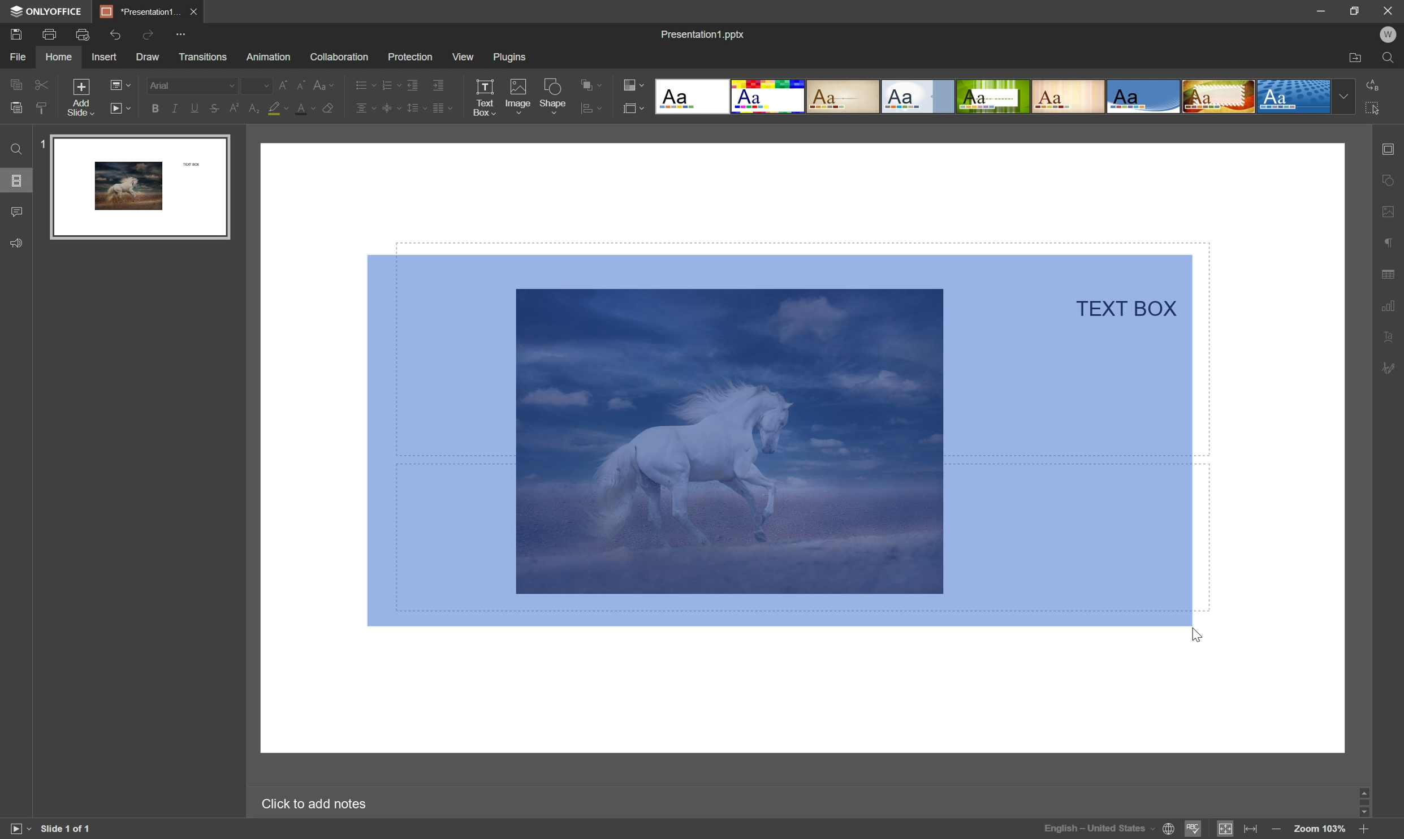 This screenshot has width=1404, height=839. Describe the element at coordinates (1295, 98) in the screenshot. I see `Dotted` at that location.